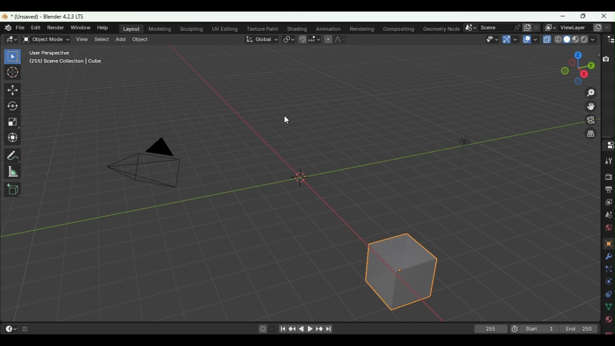 The width and height of the screenshot is (615, 346). I want to click on Rotate the view, so click(563, 71).